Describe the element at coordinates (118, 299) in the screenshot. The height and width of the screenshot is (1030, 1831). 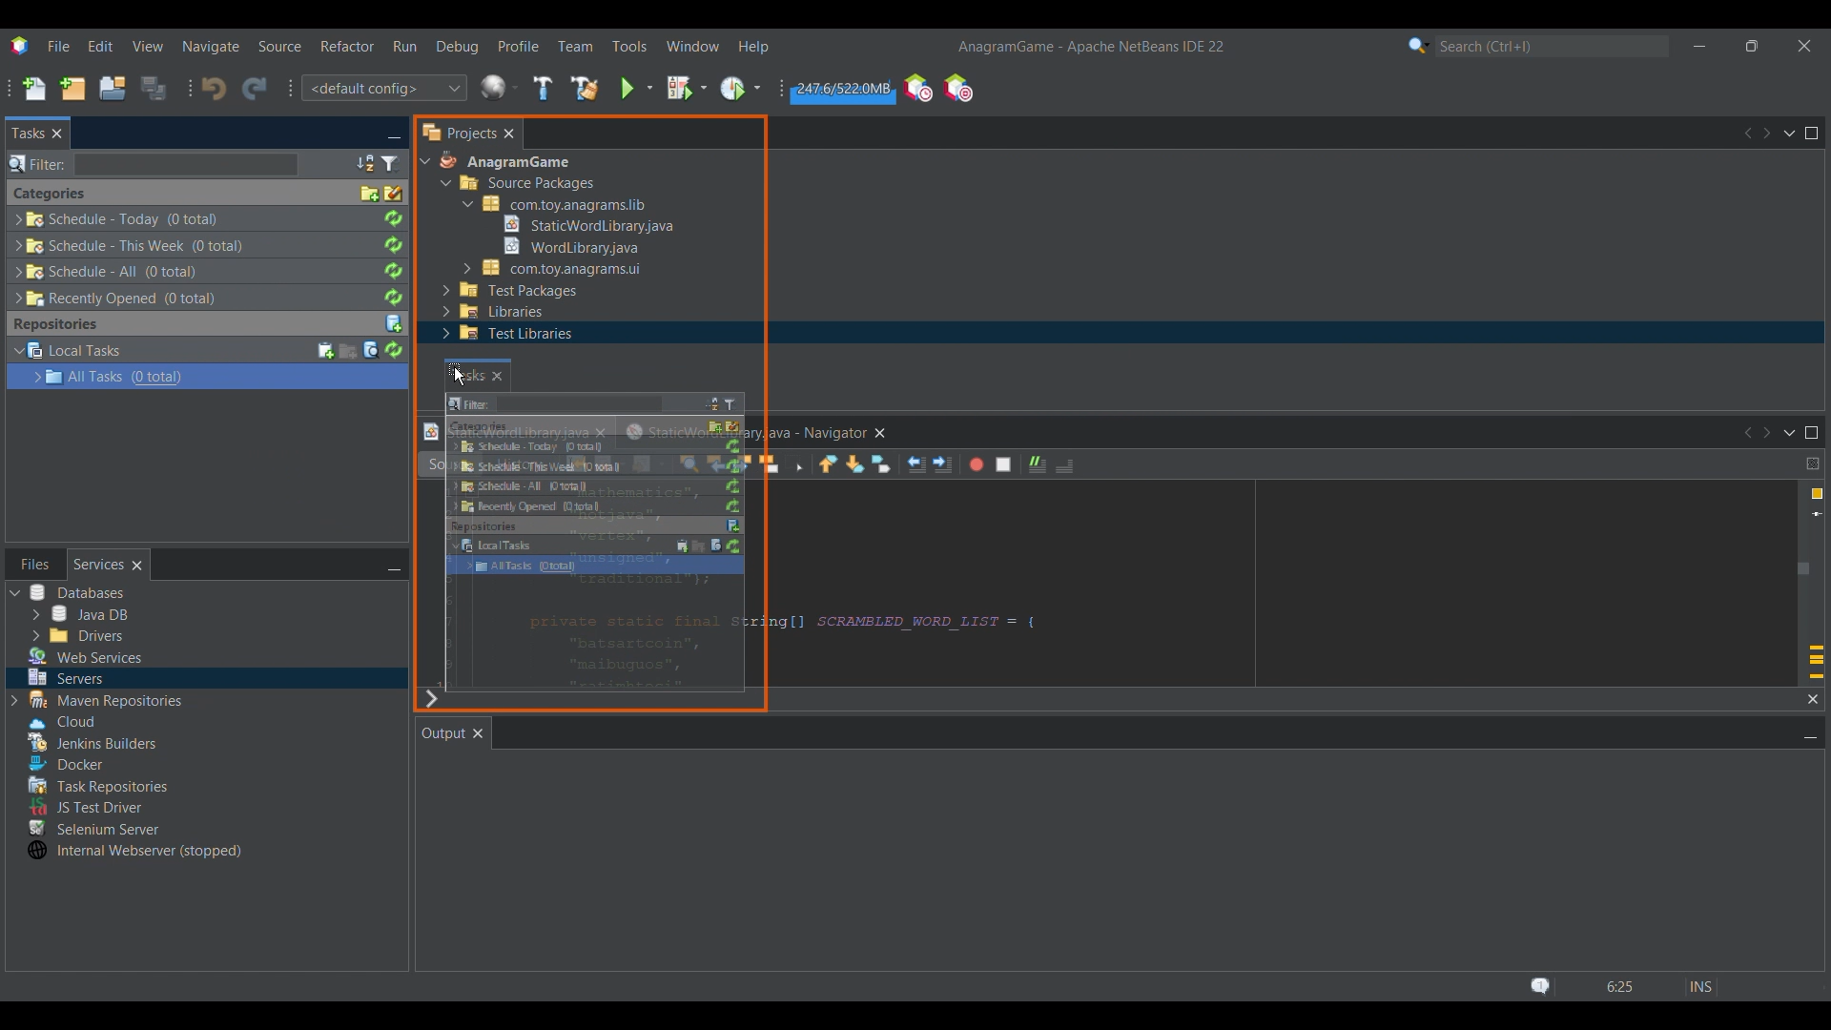
I see `` at that location.